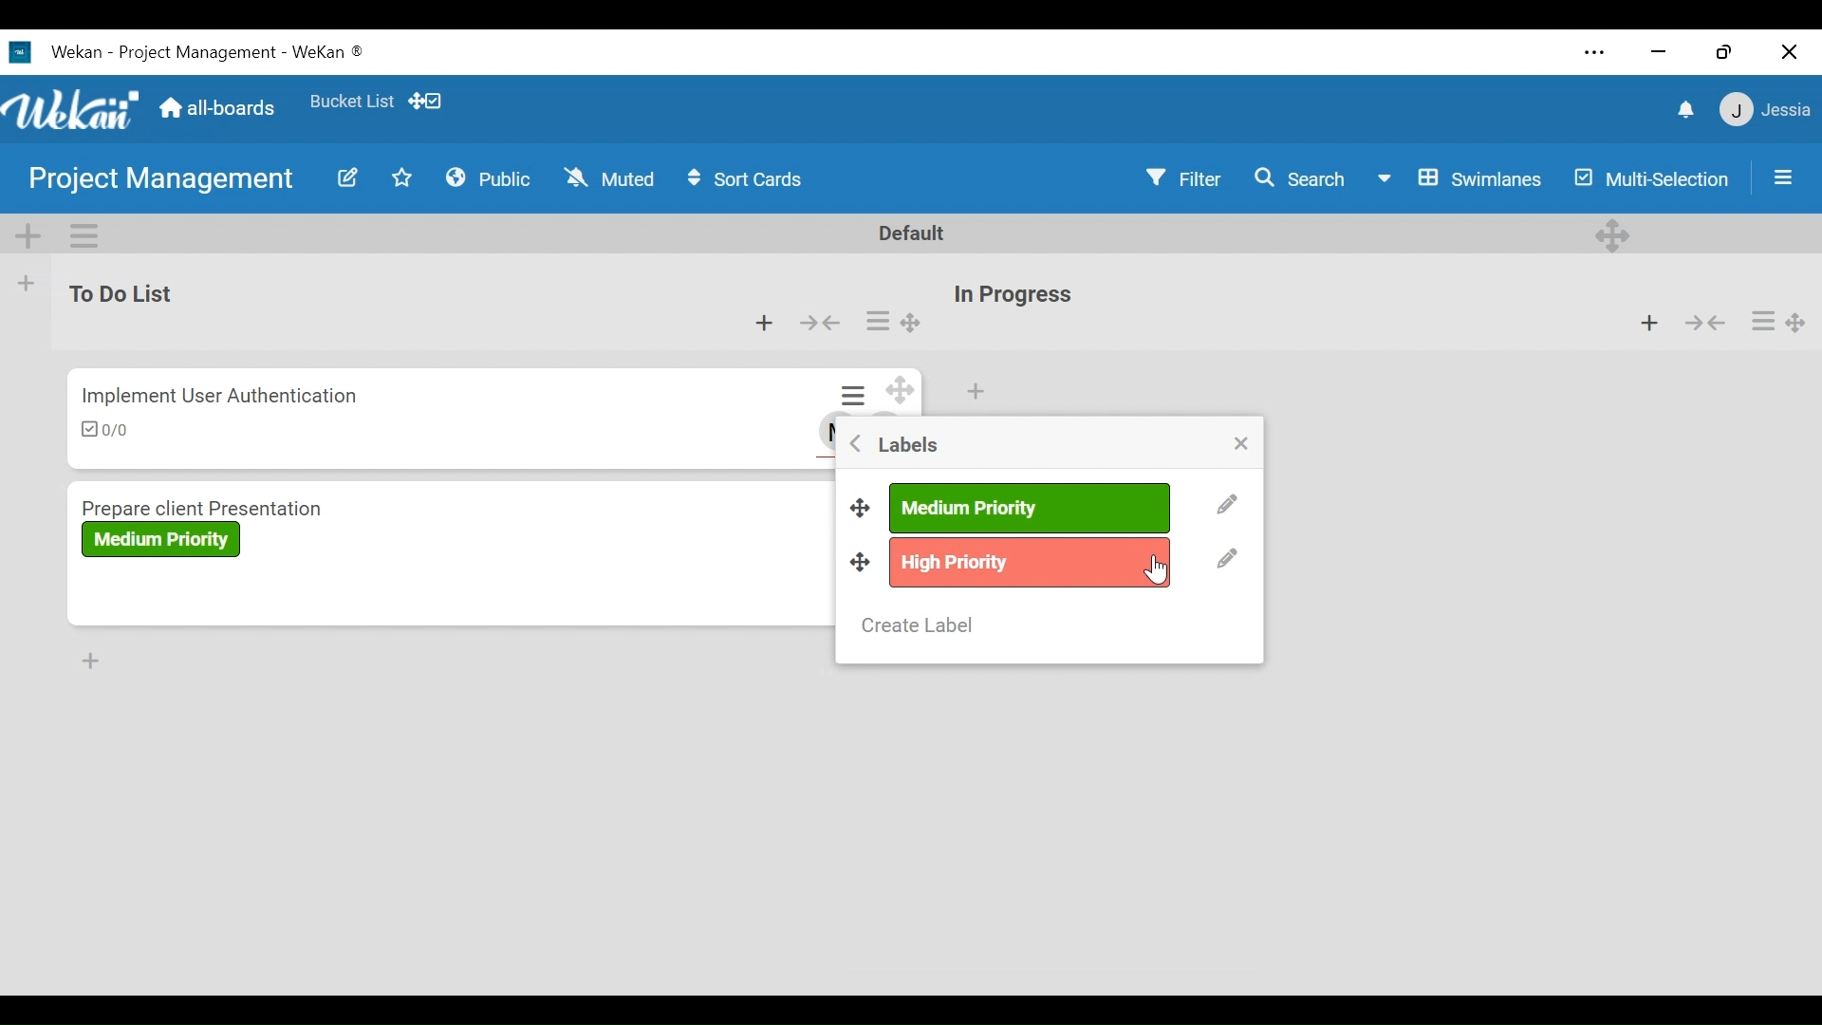 The image size is (1822, 1025). I want to click on Show desktop drag handles, so click(428, 100).